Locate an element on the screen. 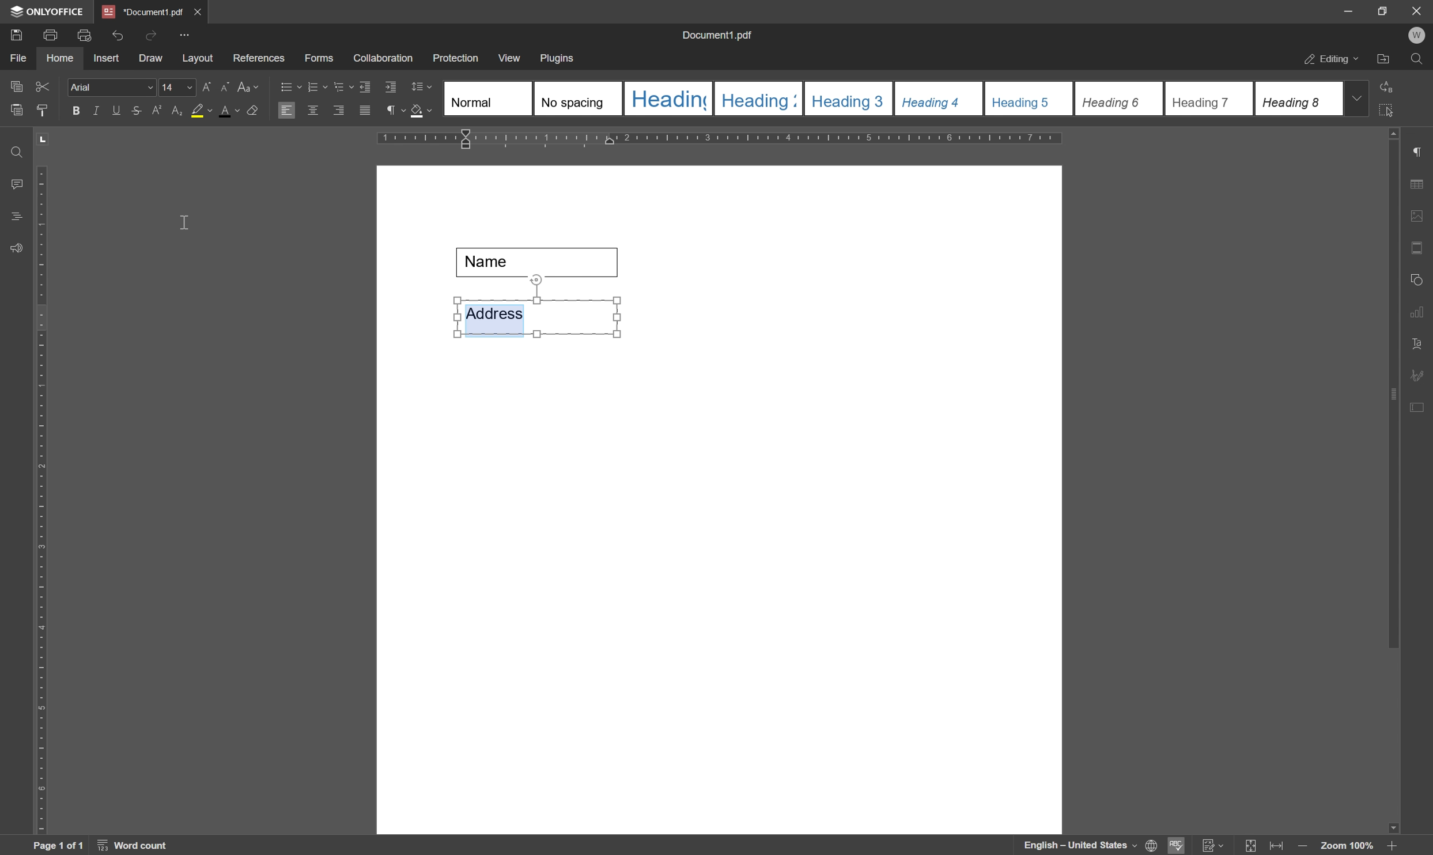  font size is located at coordinates (232, 111).